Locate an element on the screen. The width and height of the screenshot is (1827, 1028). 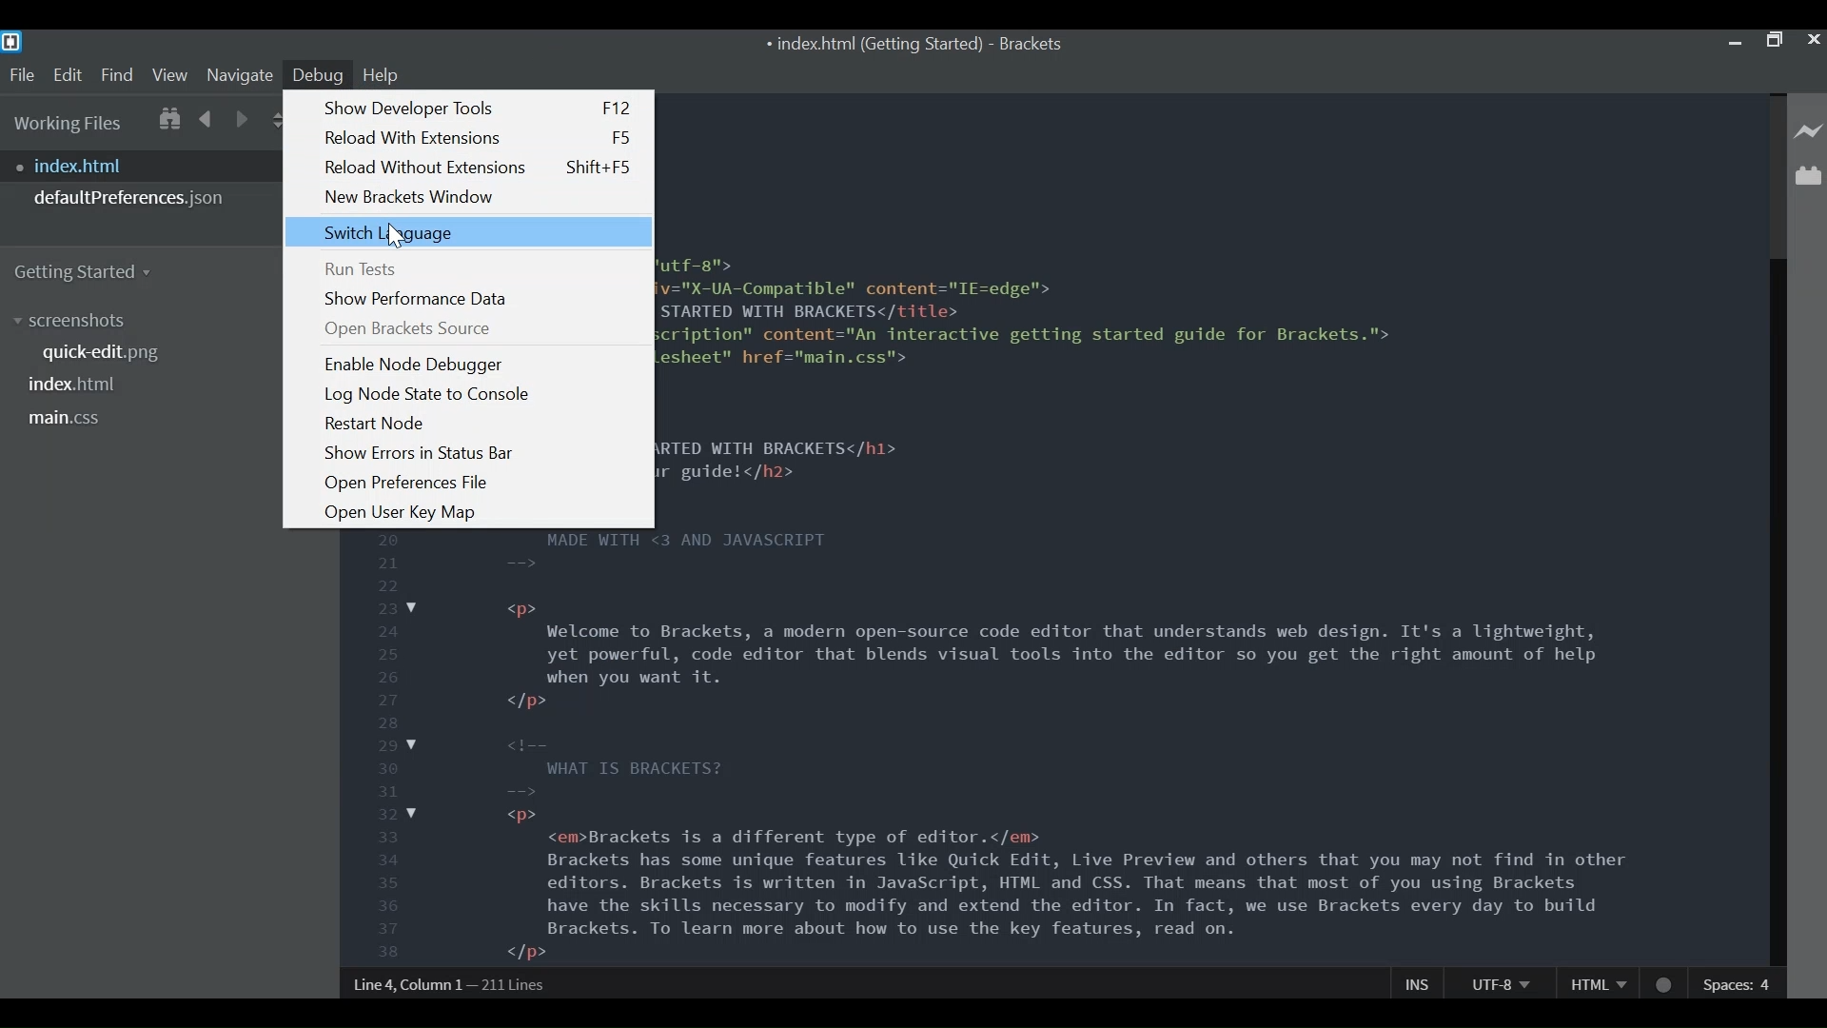
line number is located at coordinates (384, 747).